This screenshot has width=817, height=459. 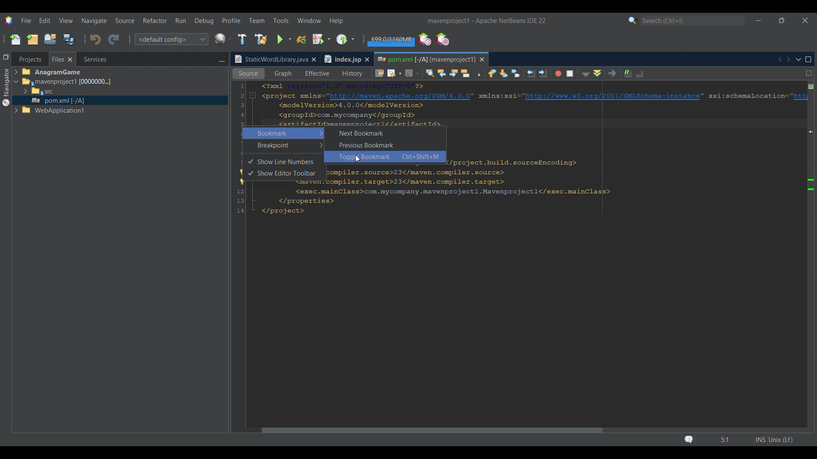 I want to click on Find previous occurrence, so click(x=442, y=74).